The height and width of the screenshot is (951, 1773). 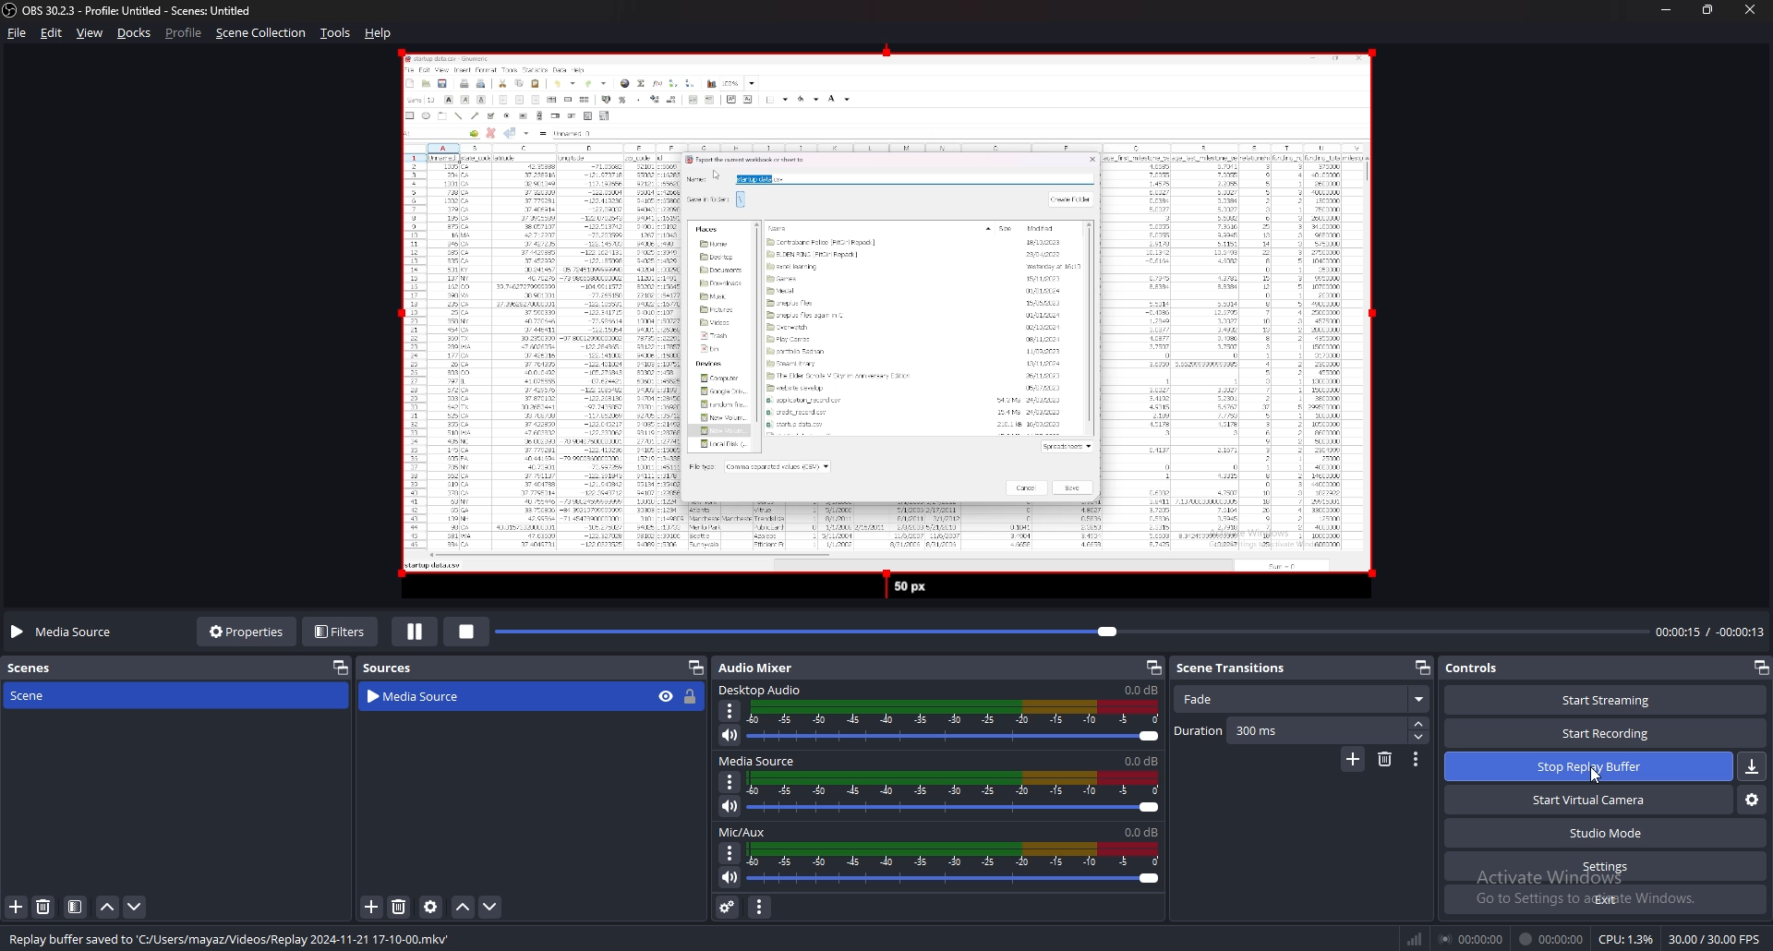 What do you see at coordinates (17, 908) in the screenshot?
I see `add scene` at bounding box center [17, 908].